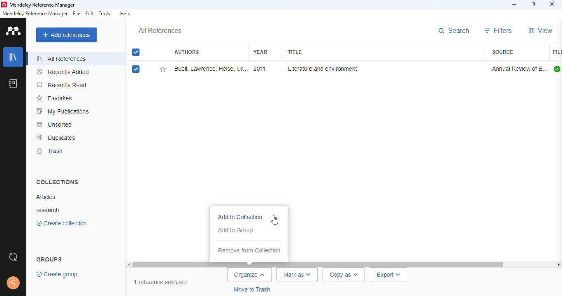  What do you see at coordinates (62, 85) in the screenshot?
I see `recently read` at bounding box center [62, 85].